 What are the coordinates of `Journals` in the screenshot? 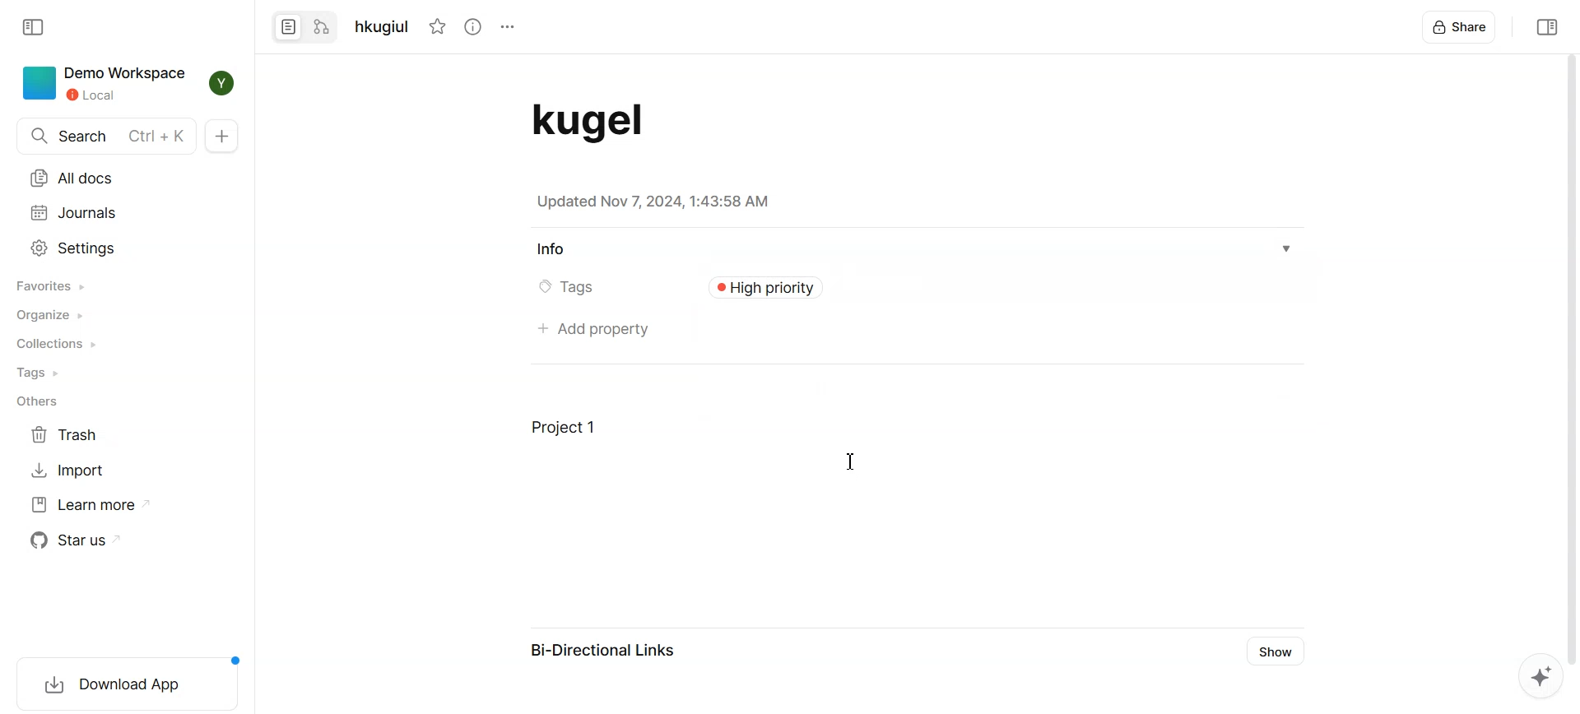 It's located at (76, 213).